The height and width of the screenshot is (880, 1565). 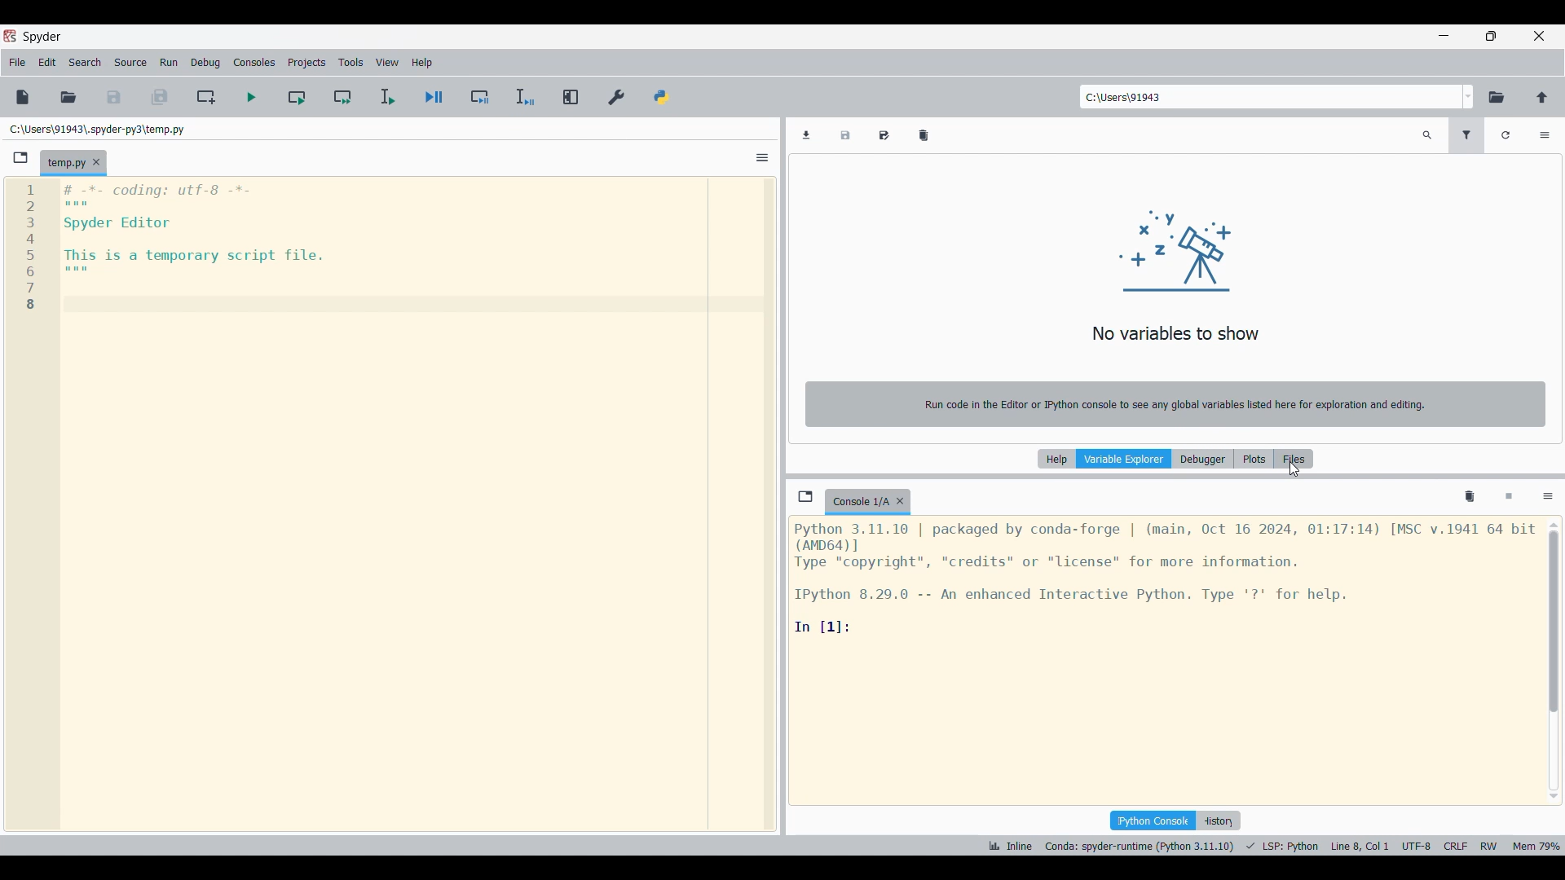 What do you see at coordinates (297, 96) in the screenshot?
I see `Run current cell` at bounding box center [297, 96].